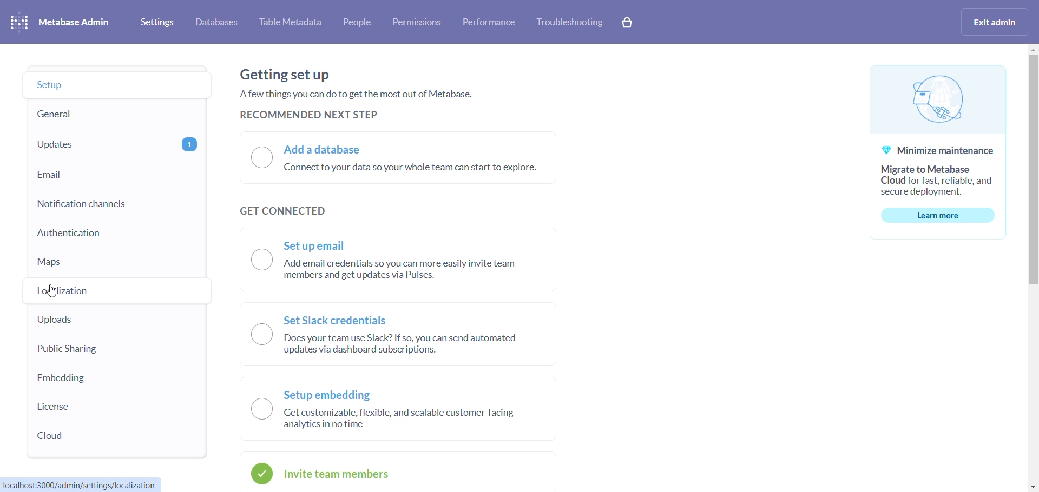 Image resolution: width=1039 pixels, height=492 pixels. I want to click on learn more, so click(937, 215).